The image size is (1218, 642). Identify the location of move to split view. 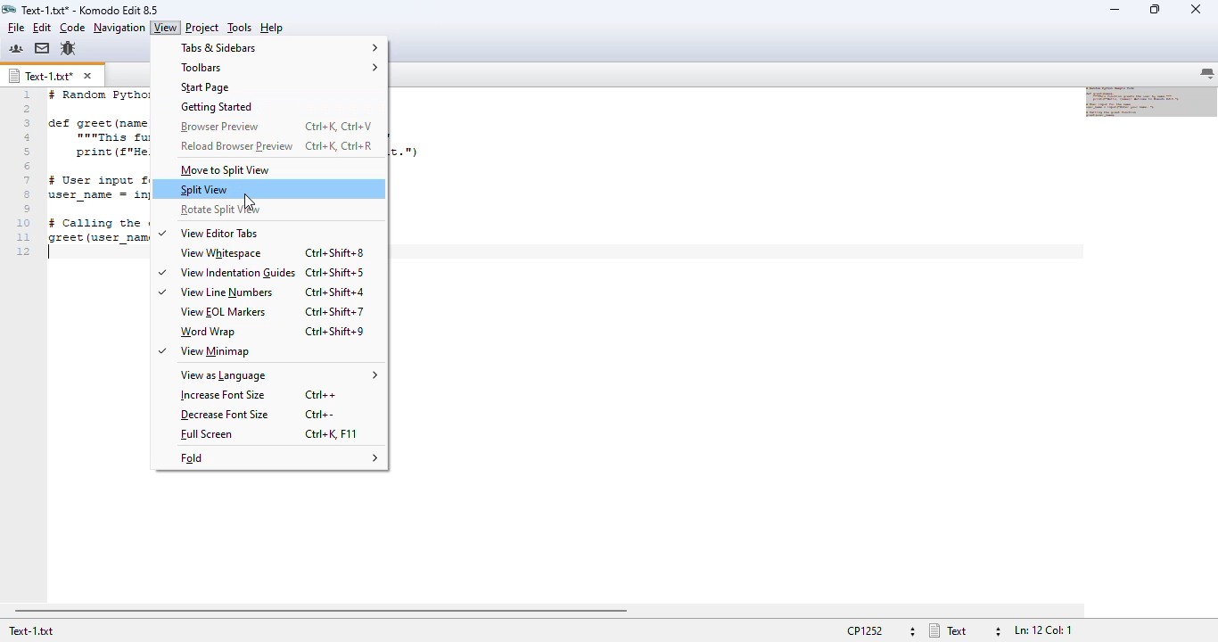
(226, 170).